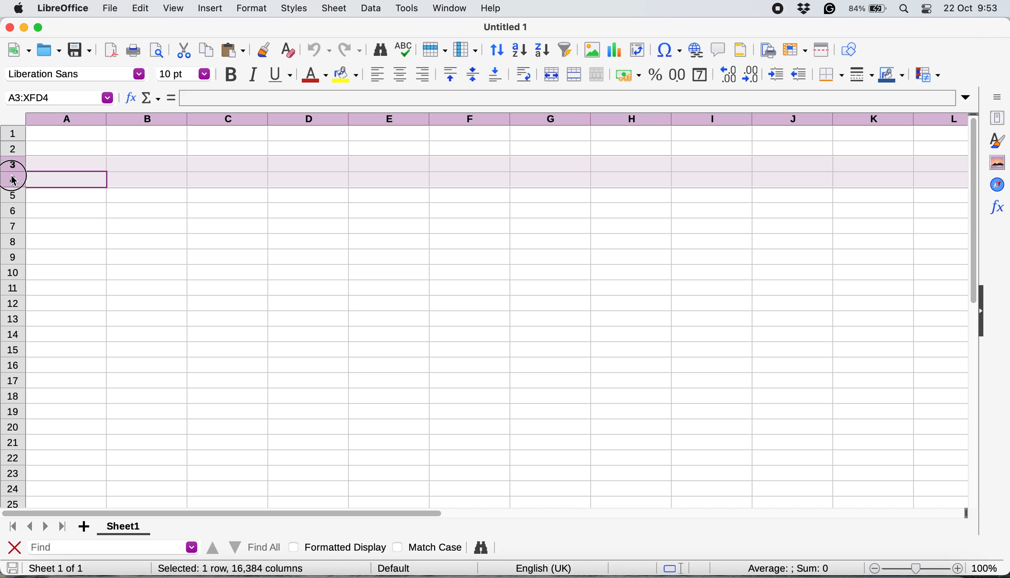 This screenshot has width=1010, height=578. Describe the element at coordinates (351, 51) in the screenshot. I see `redo` at that location.